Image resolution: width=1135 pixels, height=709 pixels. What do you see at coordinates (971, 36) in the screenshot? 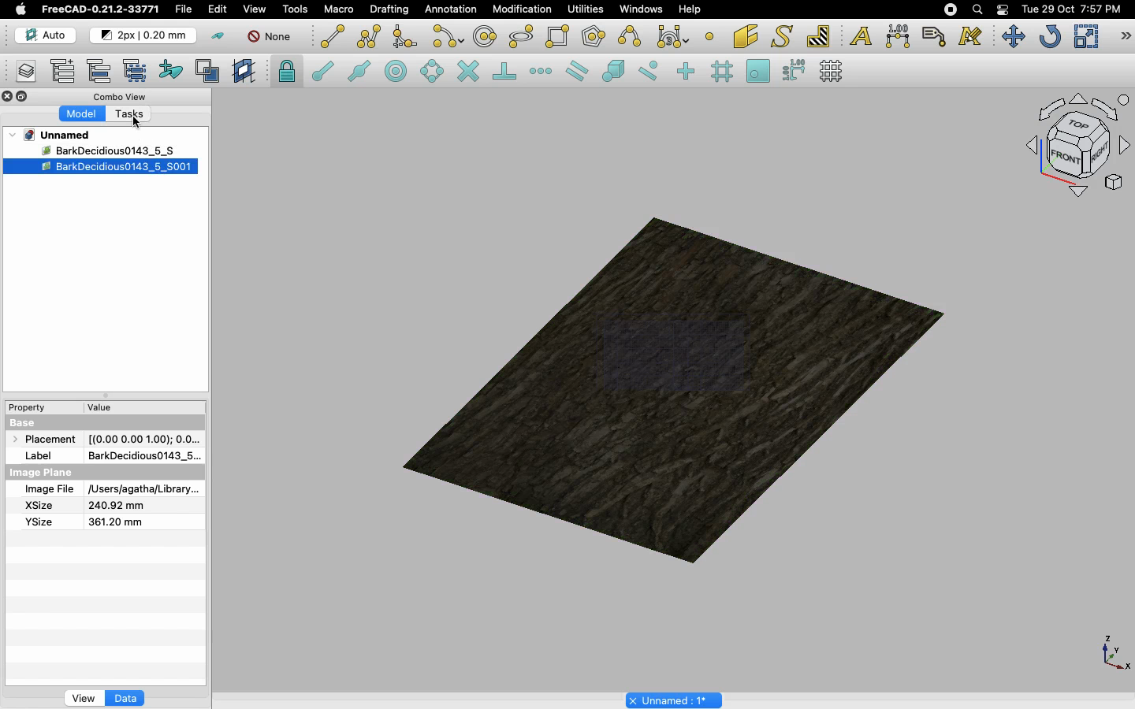
I see `Annotation styles` at bounding box center [971, 36].